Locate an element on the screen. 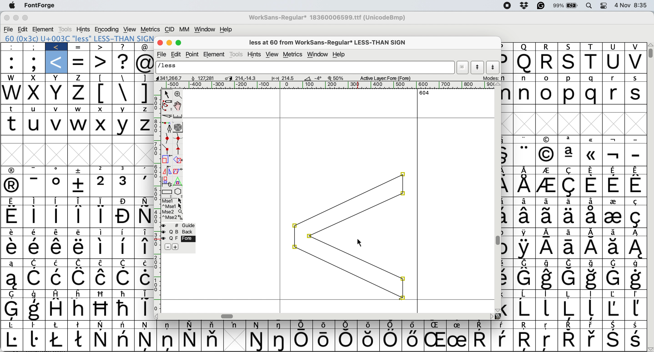  Symbol is located at coordinates (58, 263).